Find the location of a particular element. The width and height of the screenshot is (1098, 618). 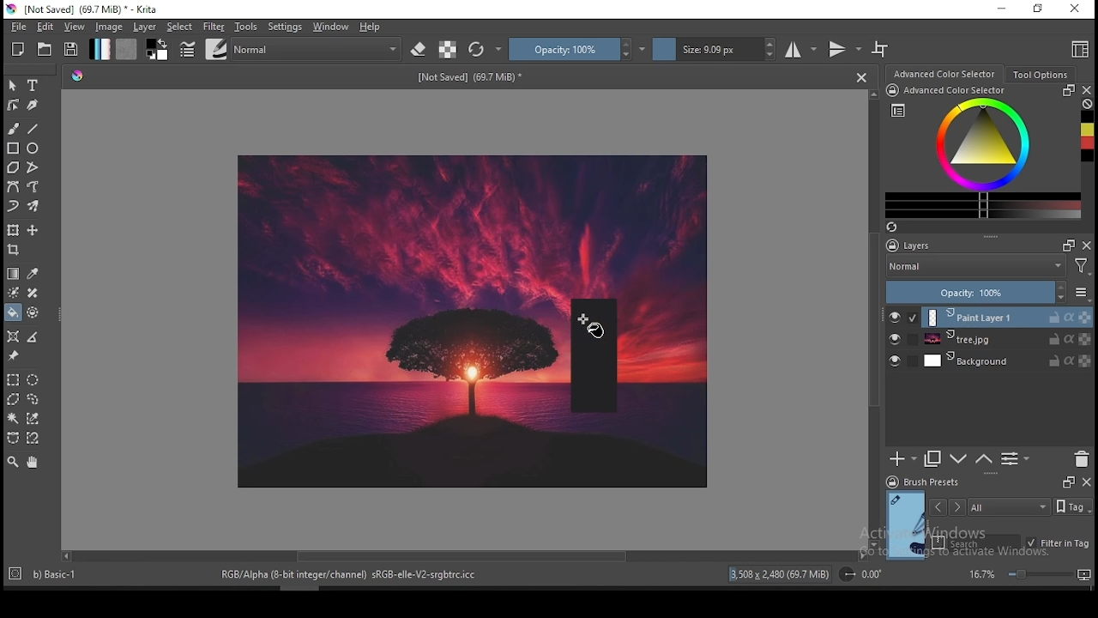

pattern fill is located at coordinates (127, 50).